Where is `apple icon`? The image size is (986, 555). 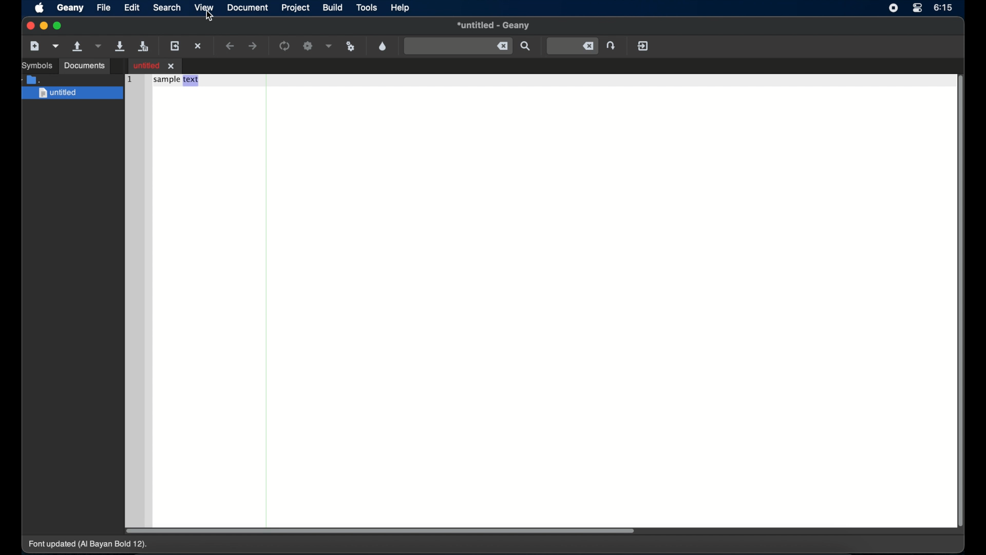 apple icon is located at coordinates (39, 9).